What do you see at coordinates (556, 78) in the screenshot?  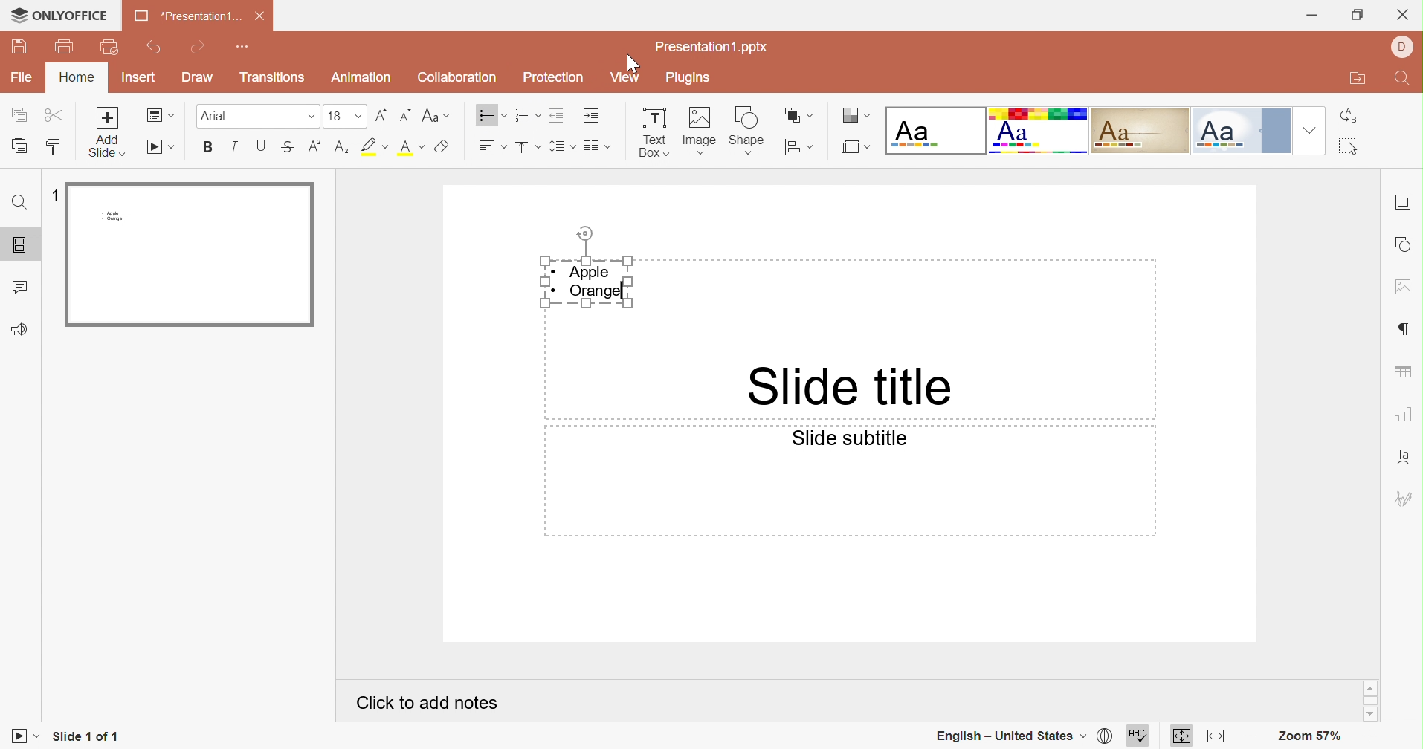 I see `Protection` at bounding box center [556, 78].